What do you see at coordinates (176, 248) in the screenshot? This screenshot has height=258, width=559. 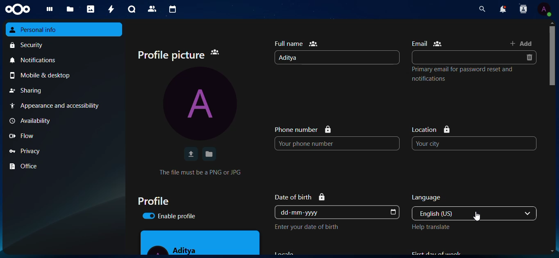 I see `aditya` at bounding box center [176, 248].